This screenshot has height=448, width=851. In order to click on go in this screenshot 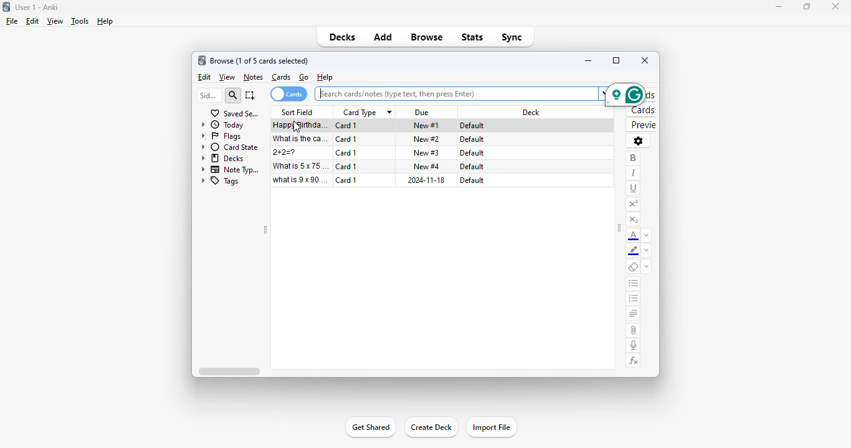, I will do `click(304, 77)`.